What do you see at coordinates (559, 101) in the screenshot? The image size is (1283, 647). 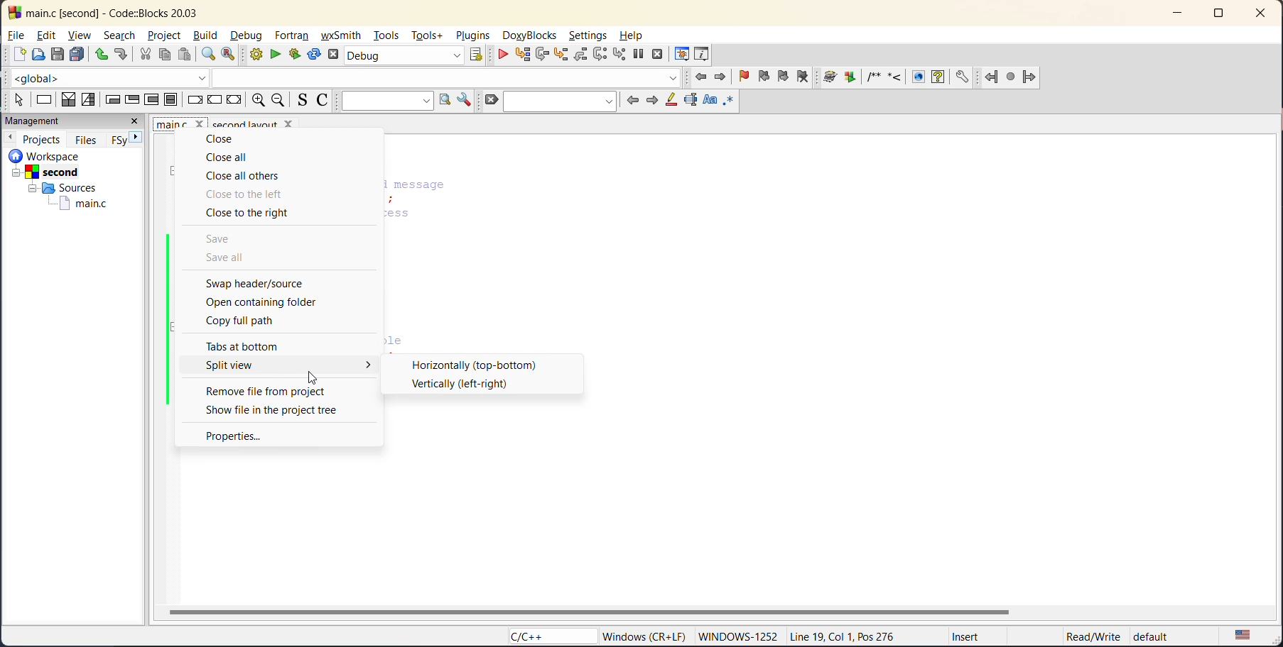 I see `search` at bounding box center [559, 101].